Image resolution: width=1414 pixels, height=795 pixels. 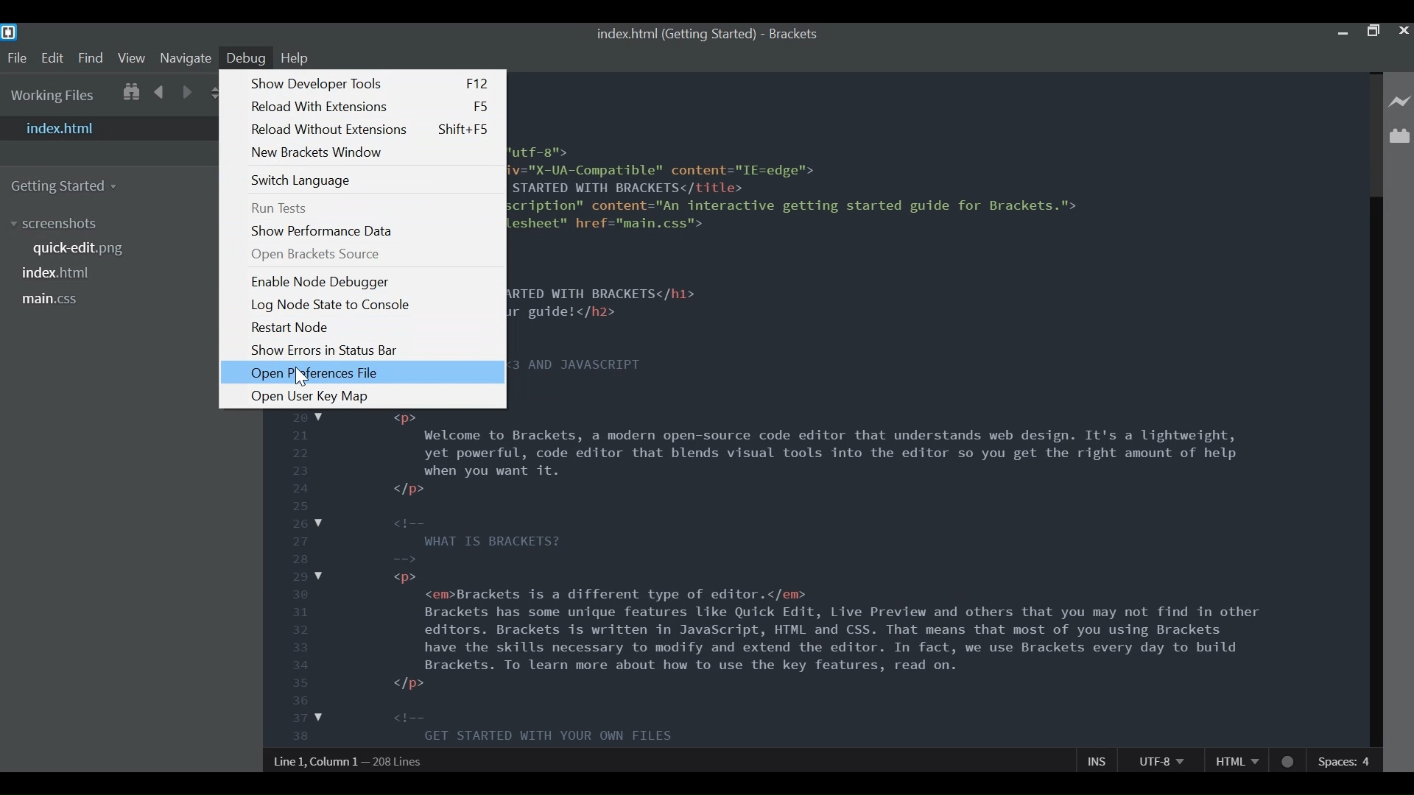 I want to click on quick-edit.png, so click(x=78, y=248).